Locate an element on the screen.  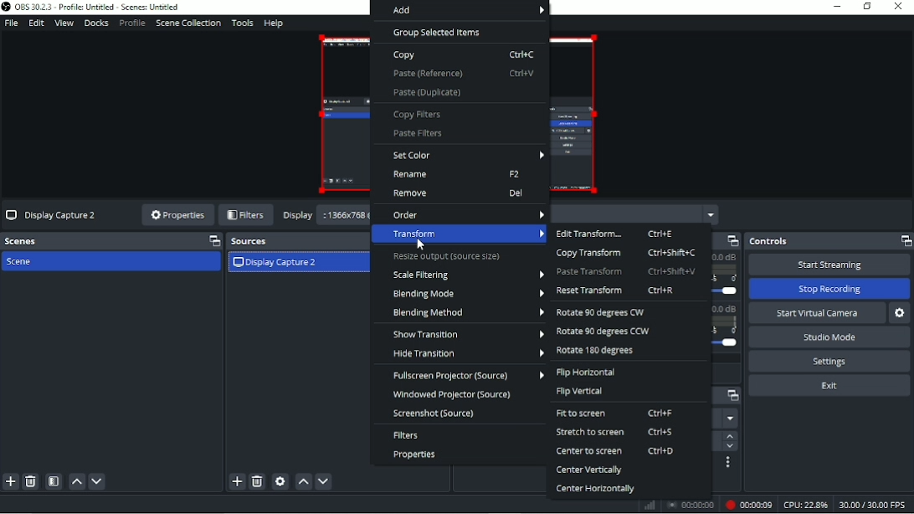
Filters is located at coordinates (246, 215).